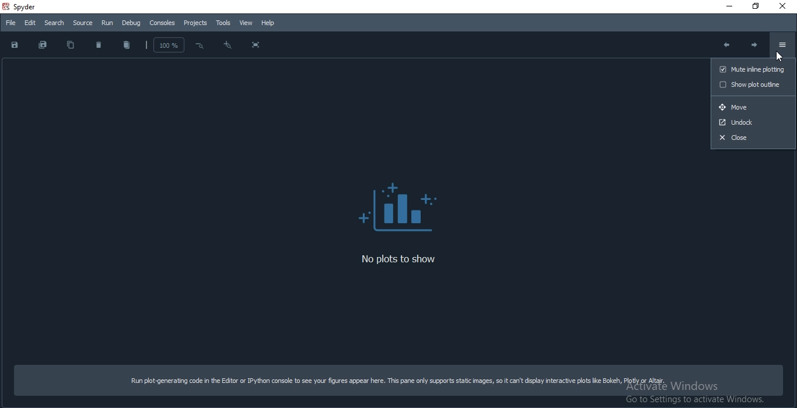 This screenshot has height=408, width=797. Describe the element at coordinates (107, 23) in the screenshot. I see `Run` at that location.